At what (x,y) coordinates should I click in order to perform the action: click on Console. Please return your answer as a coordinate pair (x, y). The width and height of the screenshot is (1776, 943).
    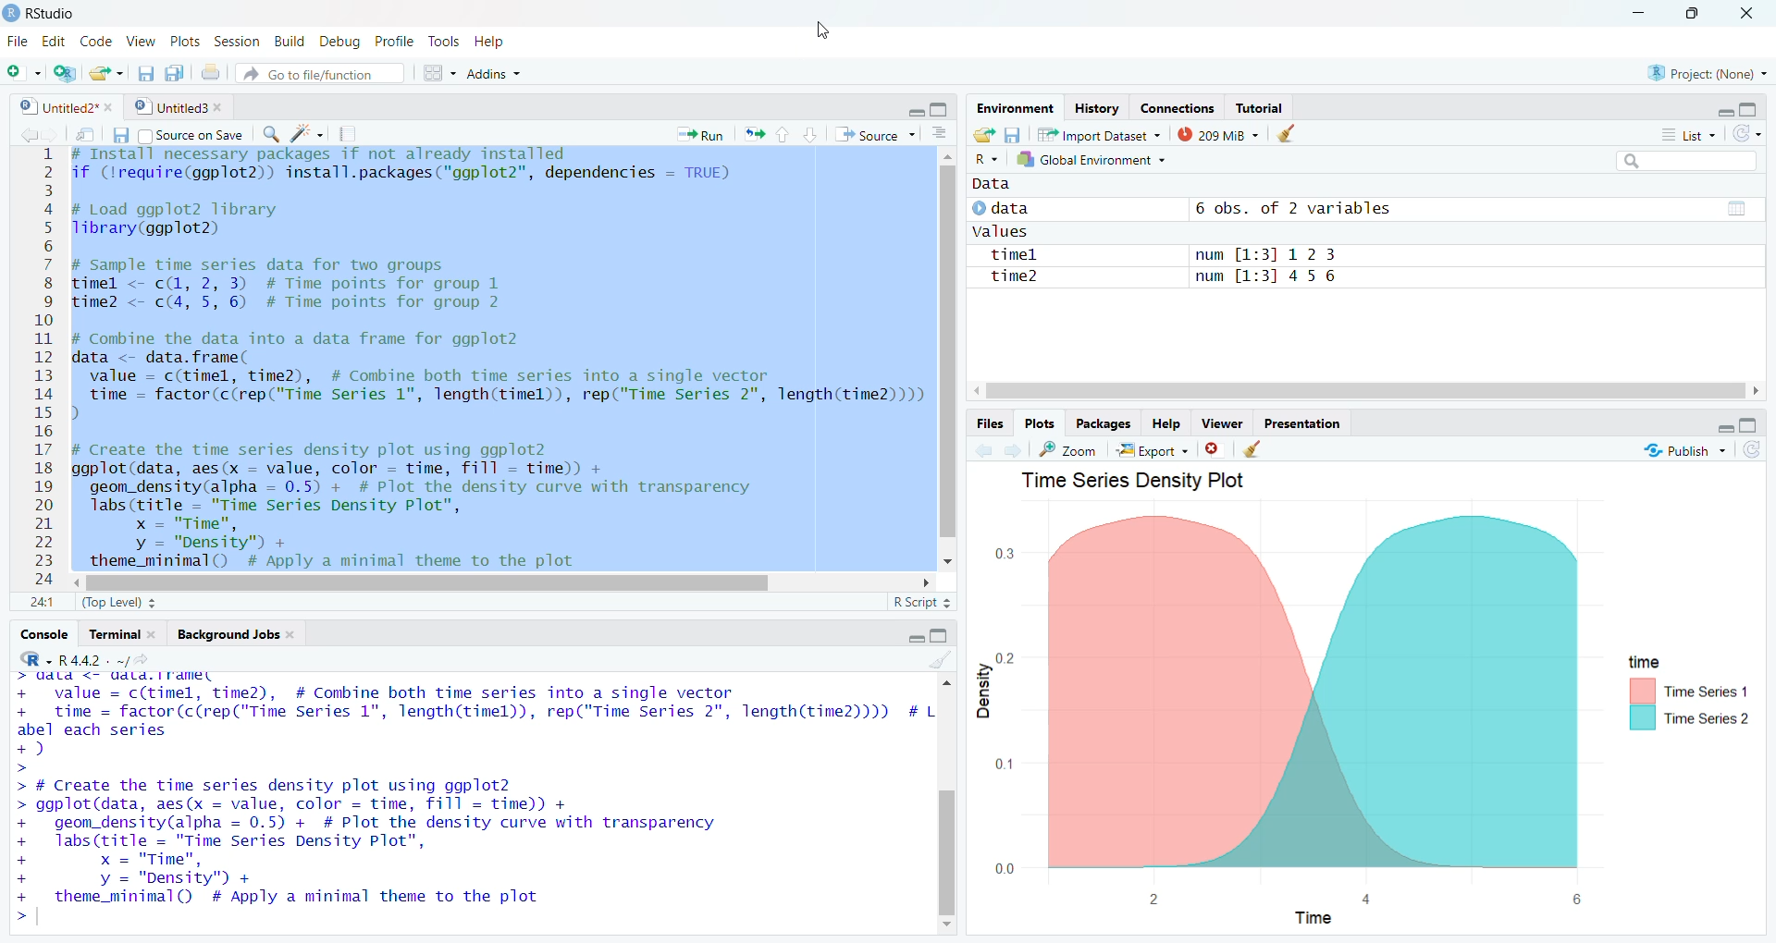
    Looking at the image, I should click on (43, 636).